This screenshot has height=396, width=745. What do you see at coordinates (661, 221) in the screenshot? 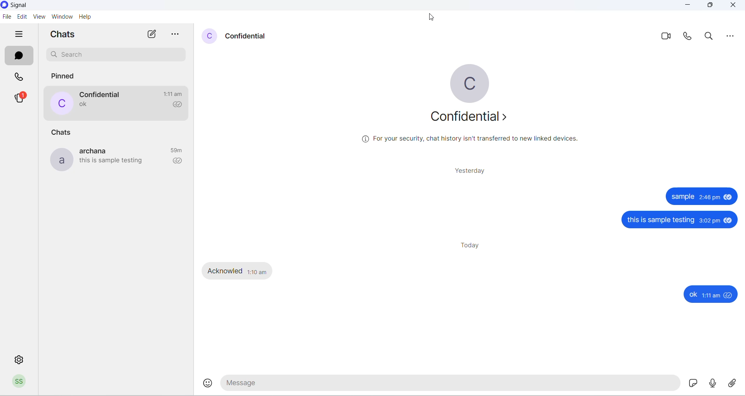
I see `this is sample testing` at bounding box center [661, 221].